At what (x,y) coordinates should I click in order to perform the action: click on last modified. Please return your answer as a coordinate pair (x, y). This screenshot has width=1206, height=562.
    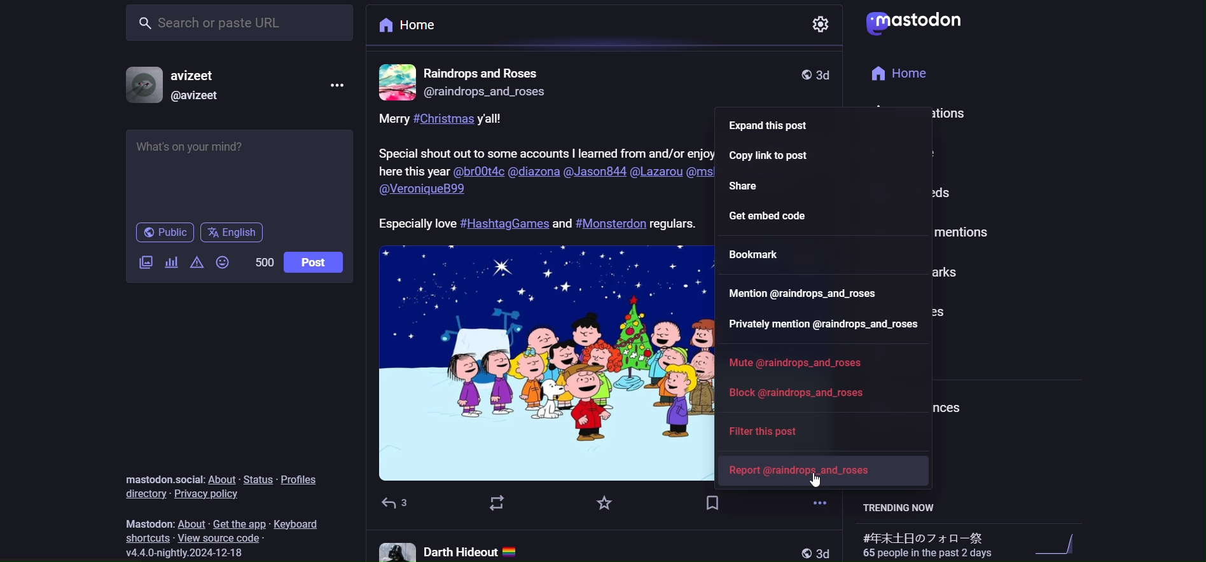
    Looking at the image, I should click on (830, 75).